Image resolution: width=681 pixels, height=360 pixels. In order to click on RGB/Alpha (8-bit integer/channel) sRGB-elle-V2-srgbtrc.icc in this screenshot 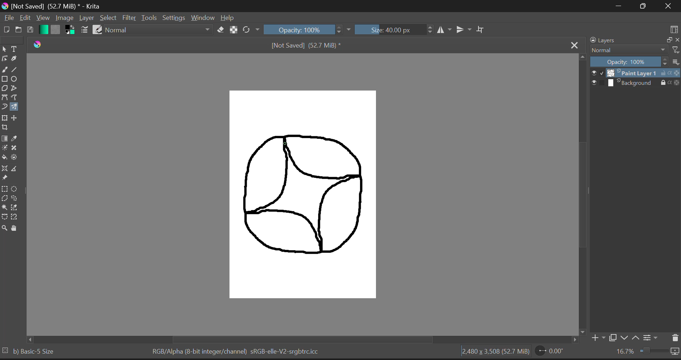, I will do `click(237, 351)`.